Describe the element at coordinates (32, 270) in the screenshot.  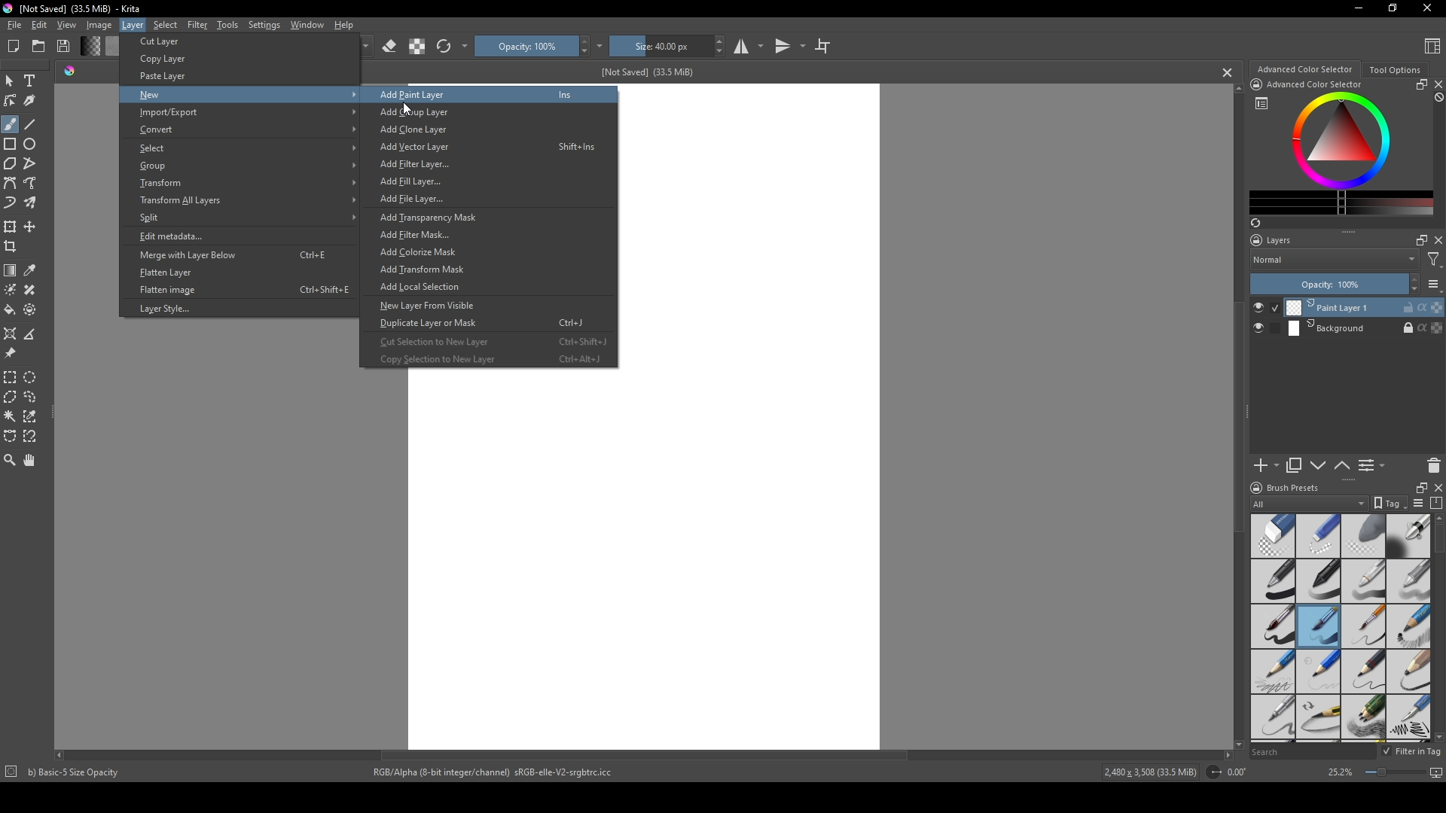
I see `eyedropper` at that location.